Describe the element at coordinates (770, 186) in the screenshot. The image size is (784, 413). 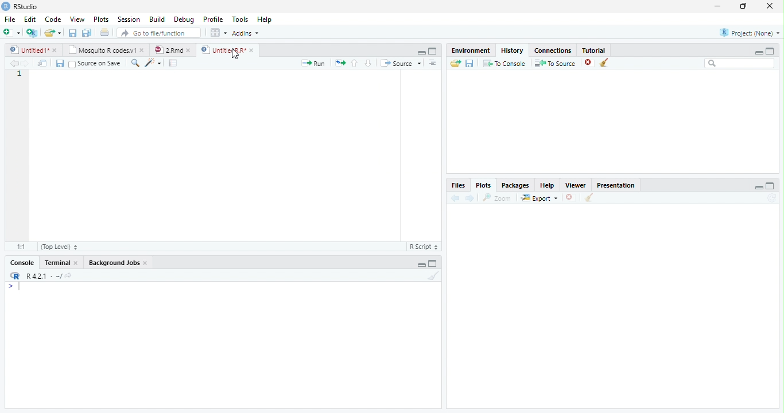
I see `Maximize` at that location.